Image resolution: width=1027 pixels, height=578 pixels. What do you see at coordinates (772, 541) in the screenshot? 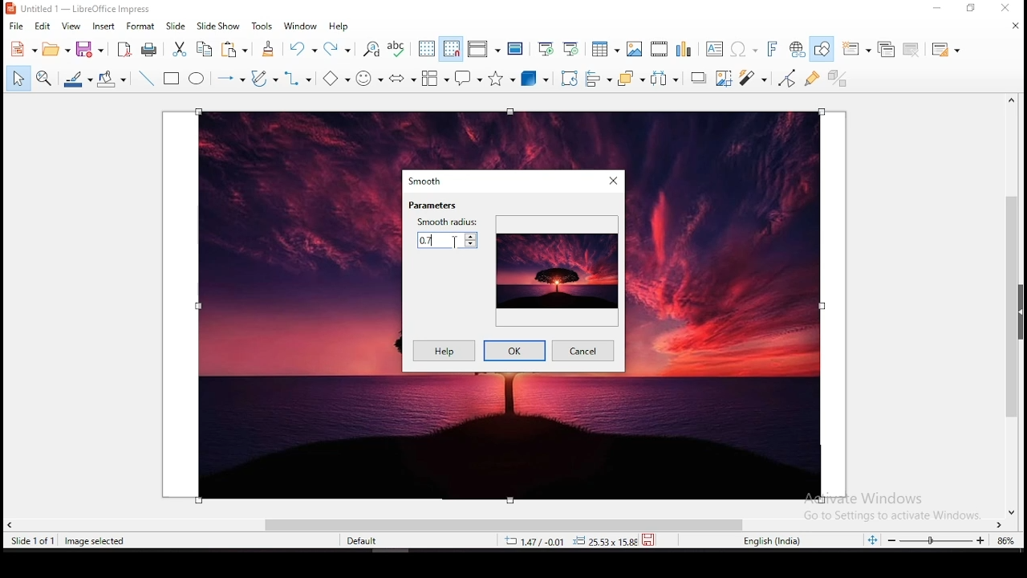
I see `english (india)` at bounding box center [772, 541].